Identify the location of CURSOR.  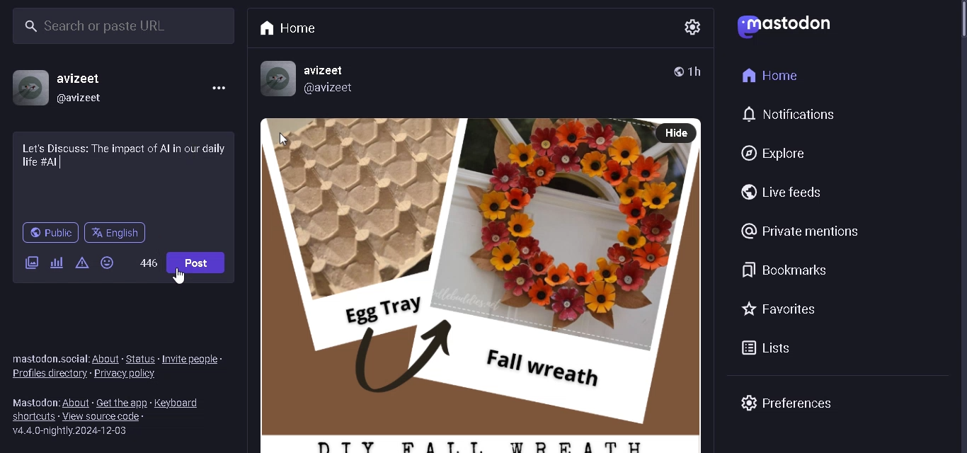
(177, 280).